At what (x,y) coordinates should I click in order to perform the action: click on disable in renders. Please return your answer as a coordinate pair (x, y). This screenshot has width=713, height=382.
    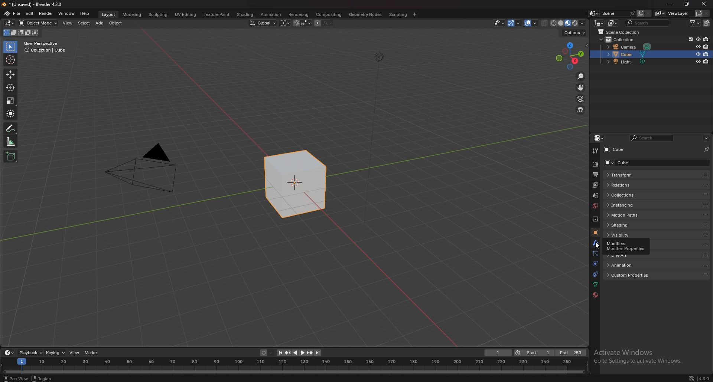
    Looking at the image, I should click on (706, 54).